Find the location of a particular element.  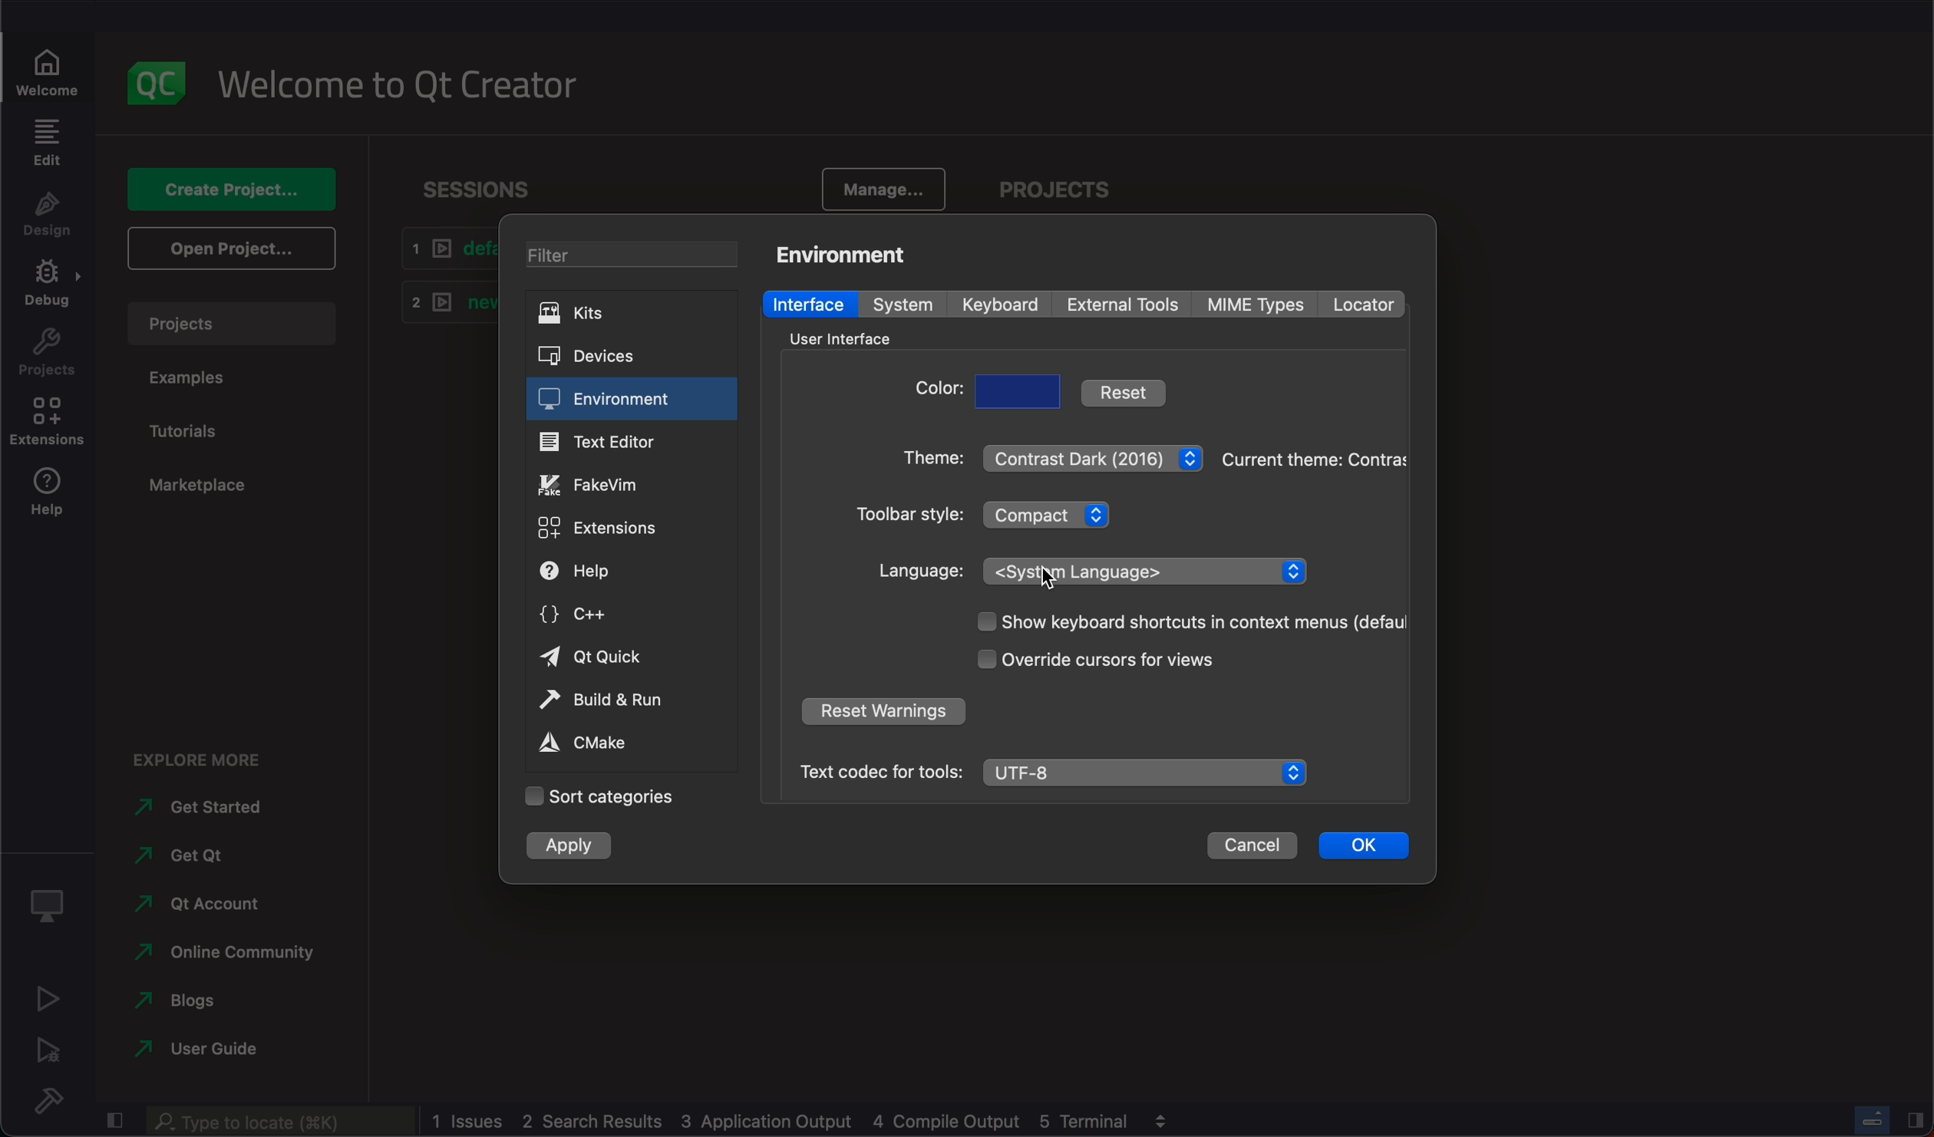

qt account is located at coordinates (205, 908).